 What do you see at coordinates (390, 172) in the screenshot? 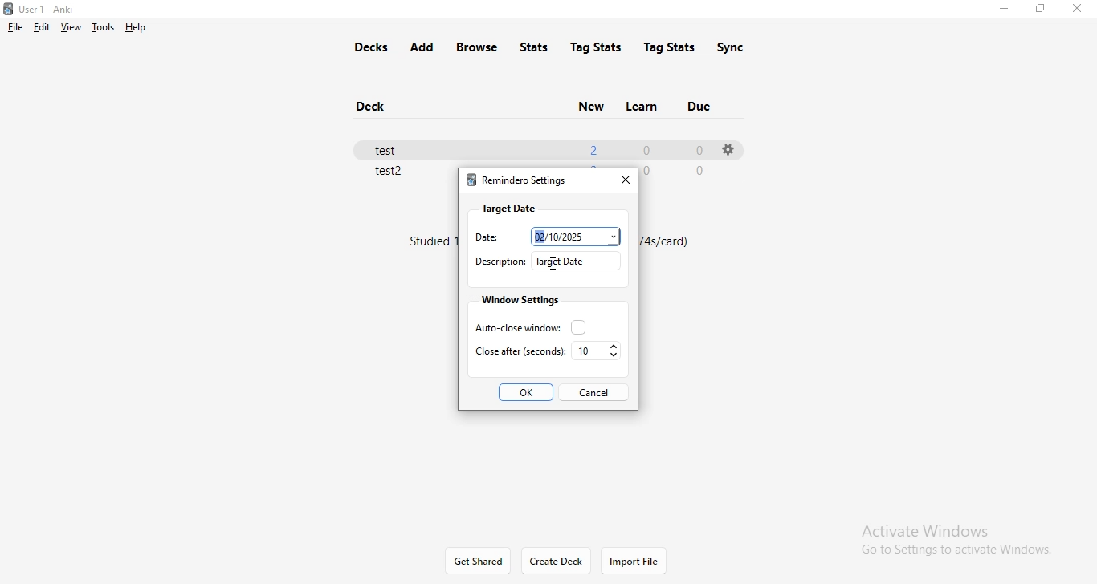
I see `test 2` at bounding box center [390, 172].